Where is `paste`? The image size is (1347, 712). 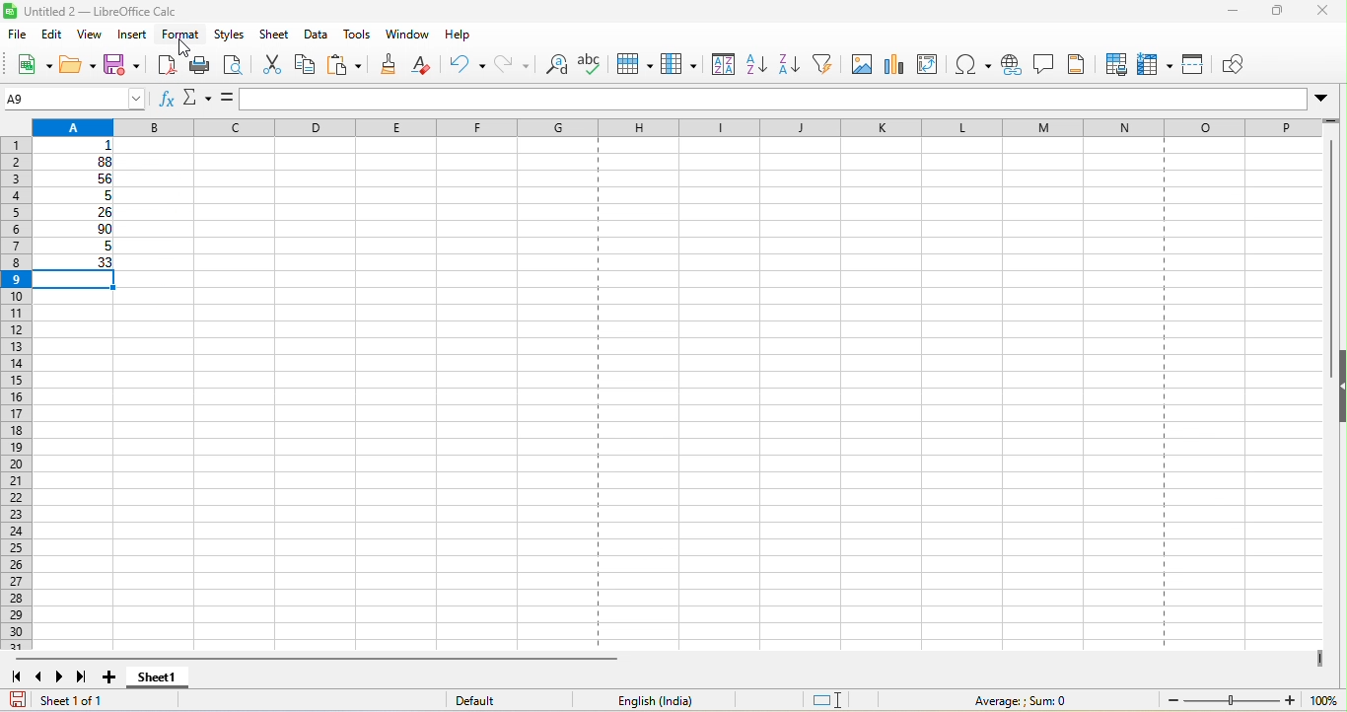 paste is located at coordinates (348, 66).